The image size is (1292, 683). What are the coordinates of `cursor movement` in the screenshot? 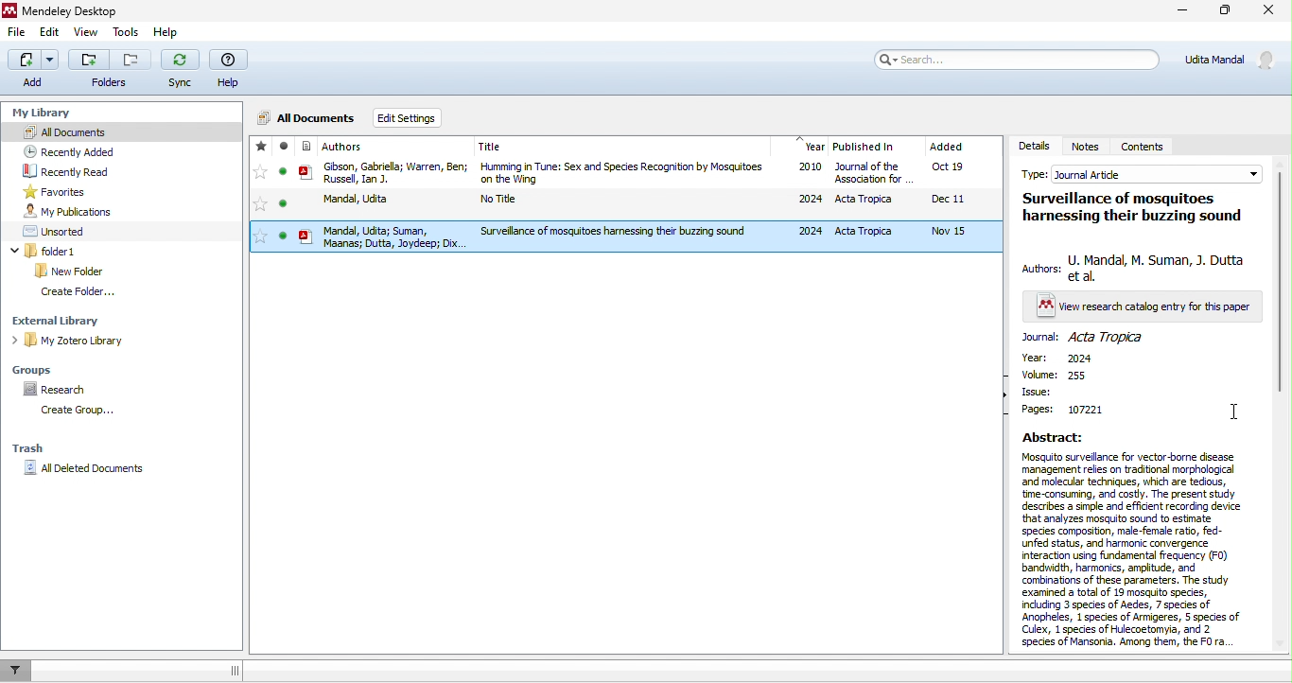 It's located at (1233, 415).